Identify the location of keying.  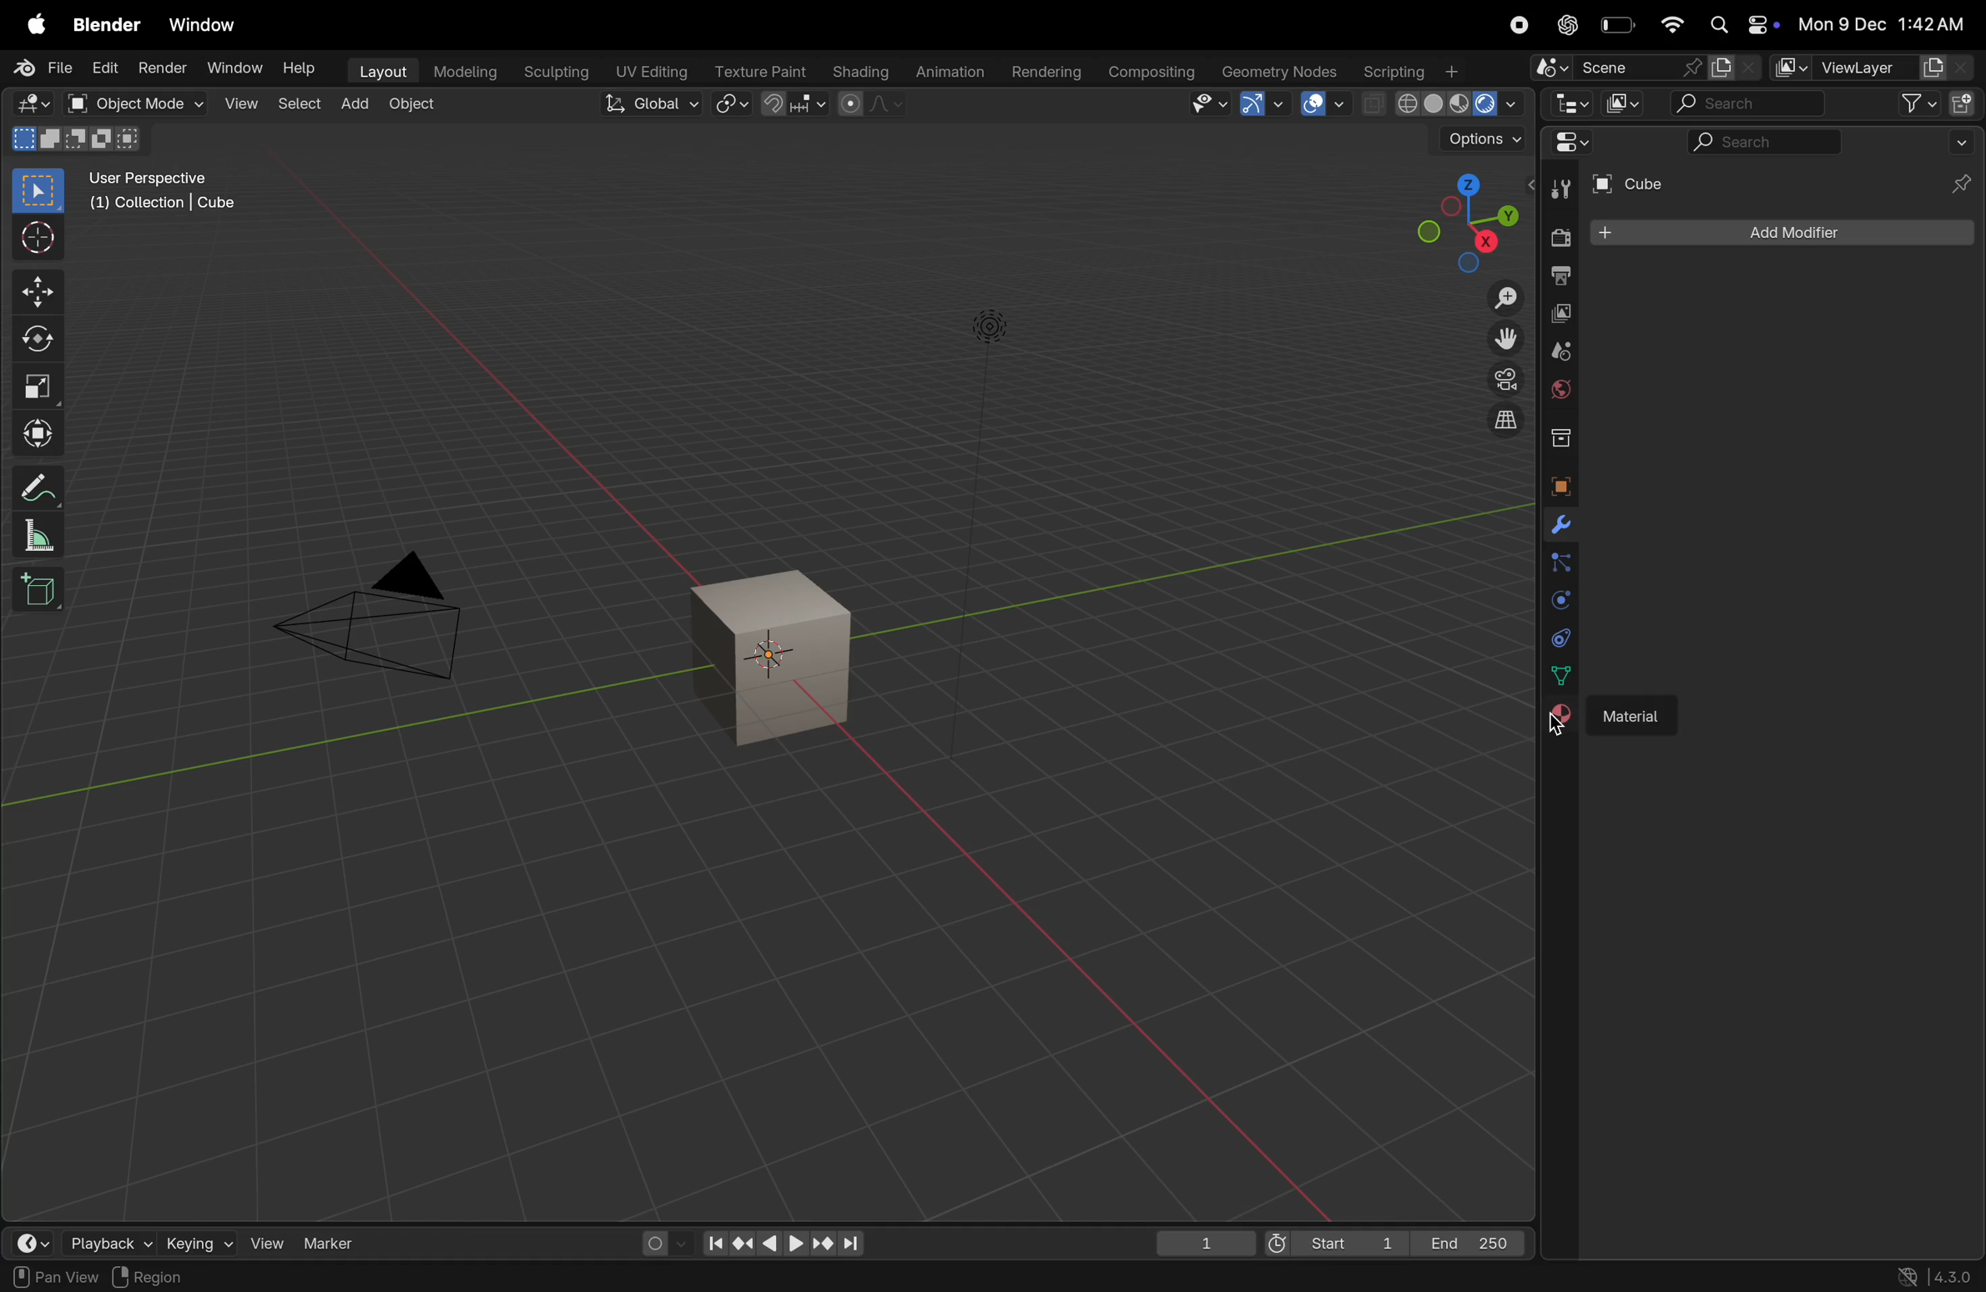
(179, 1243).